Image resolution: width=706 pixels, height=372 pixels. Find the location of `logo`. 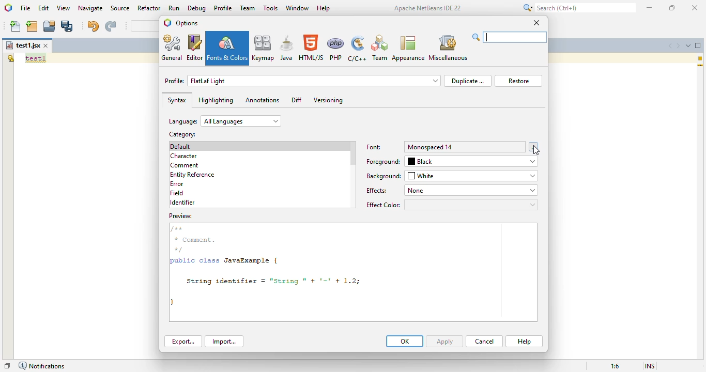

logo is located at coordinates (8, 7).